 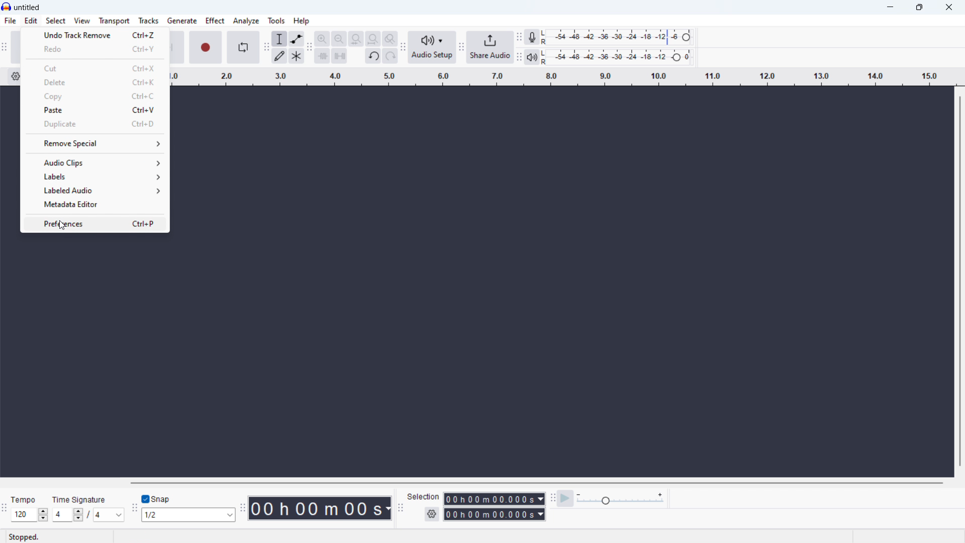 I want to click on redo, so click(x=95, y=49).